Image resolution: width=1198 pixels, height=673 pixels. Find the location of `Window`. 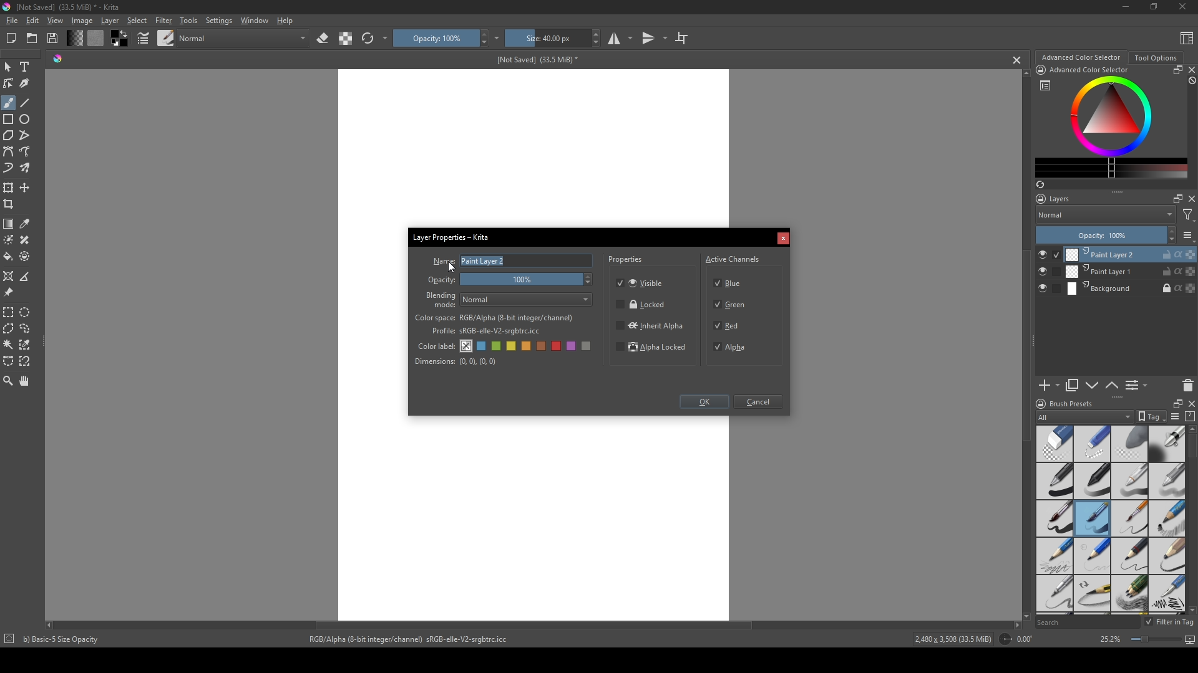

Window is located at coordinates (253, 20).